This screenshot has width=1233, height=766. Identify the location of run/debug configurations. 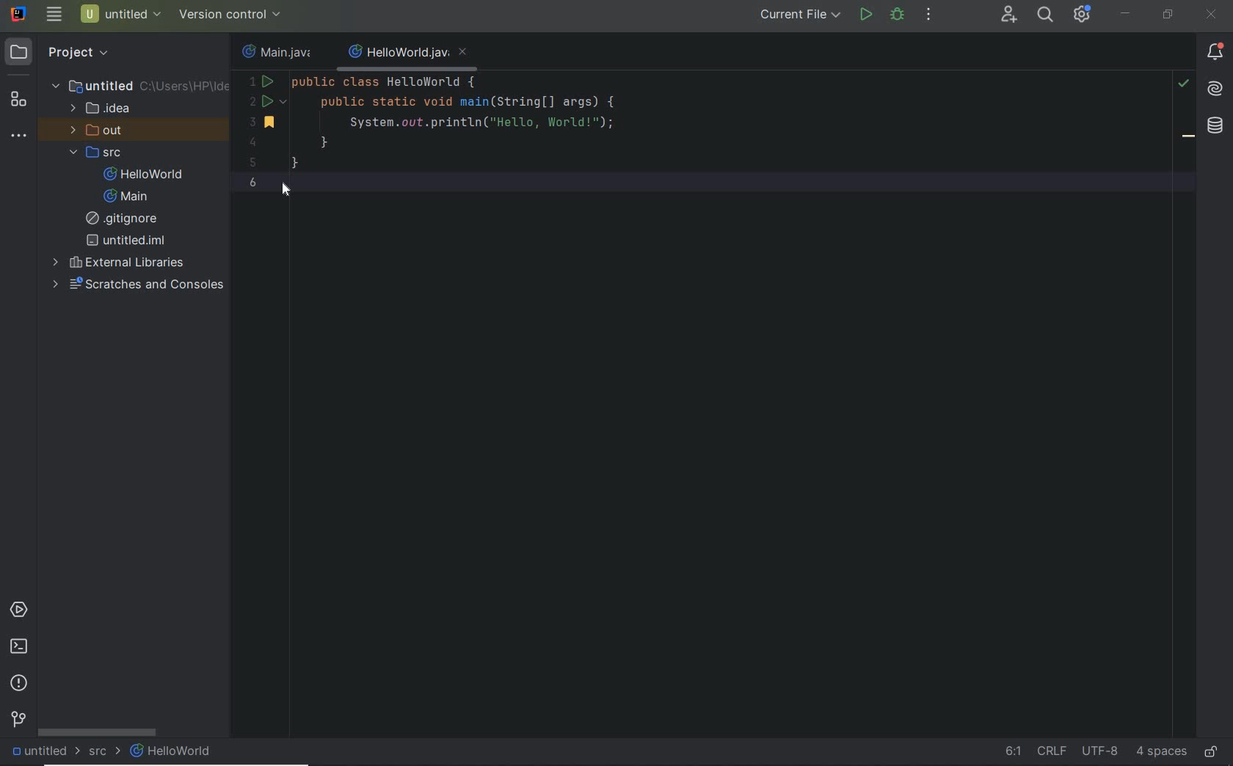
(802, 15).